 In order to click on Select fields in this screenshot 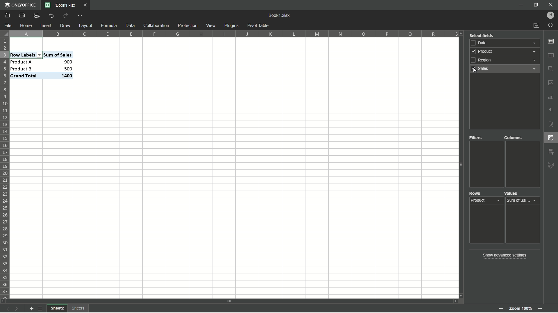, I will do `click(482, 35)`.